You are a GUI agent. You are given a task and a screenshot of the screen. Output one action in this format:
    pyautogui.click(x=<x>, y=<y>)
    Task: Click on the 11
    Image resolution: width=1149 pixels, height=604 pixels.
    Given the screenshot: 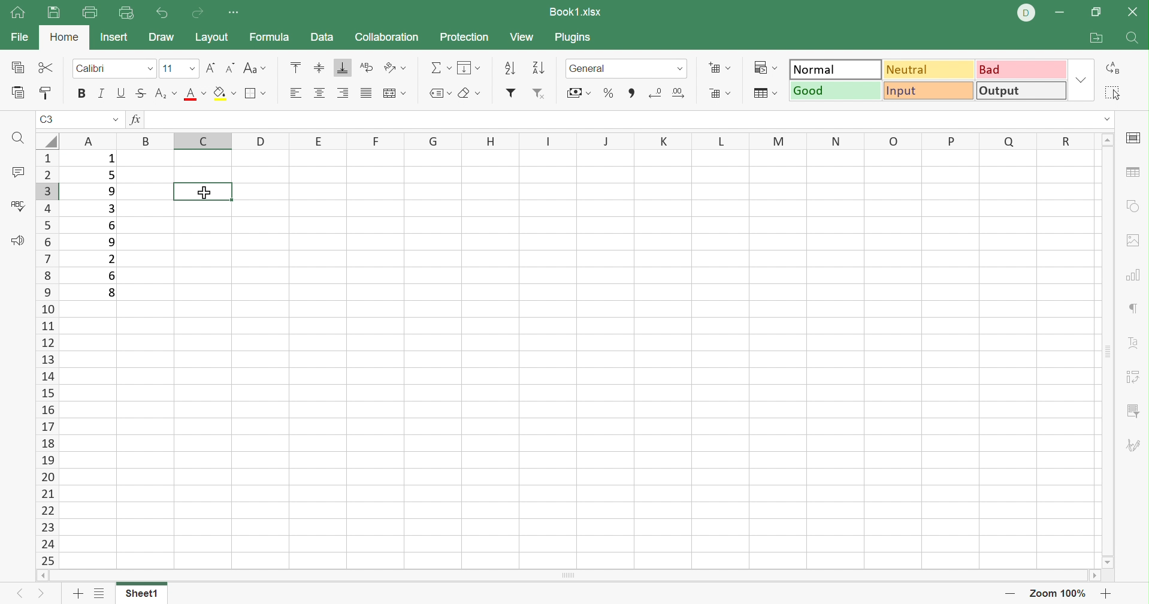 What is the action you would take?
    pyautogui.click(x=169, y=69)
    